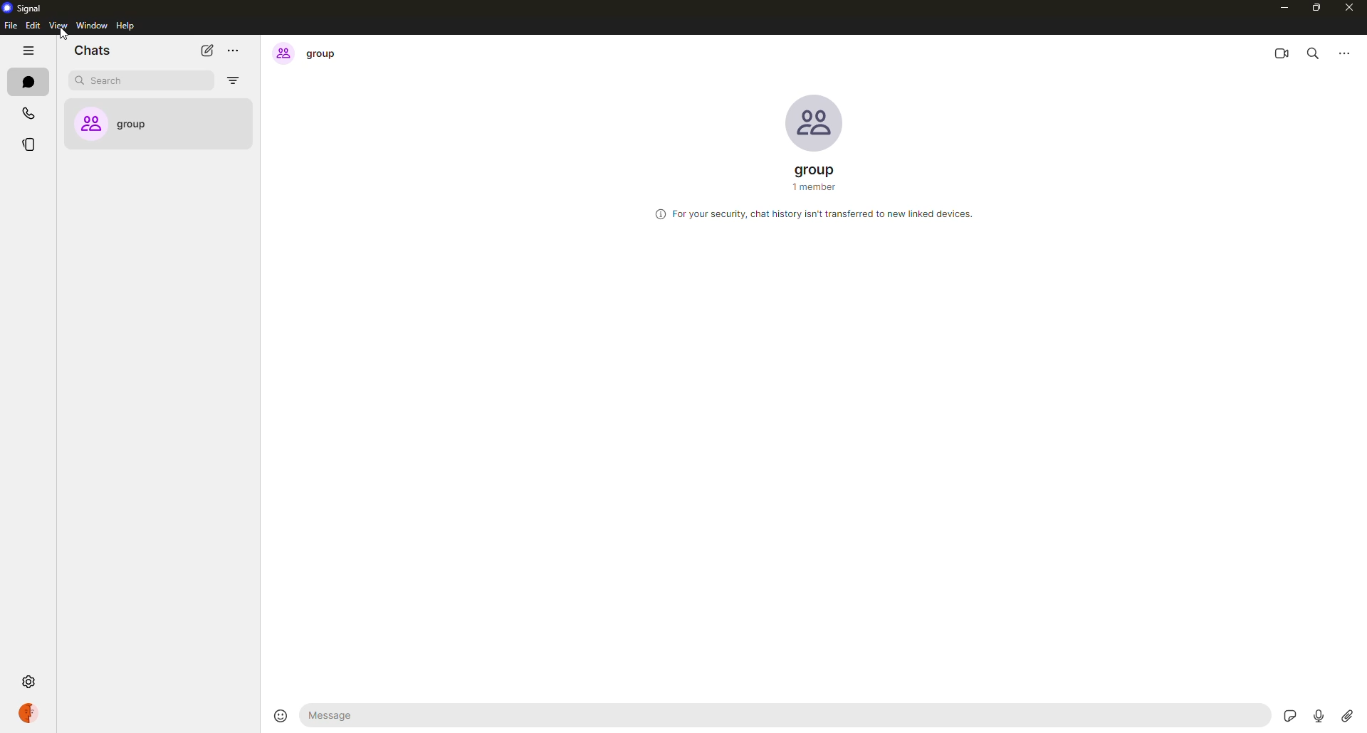  What do you see at coordinates (151, 124) in the screenshot?
I see `group` at bounding box center [151, 124].